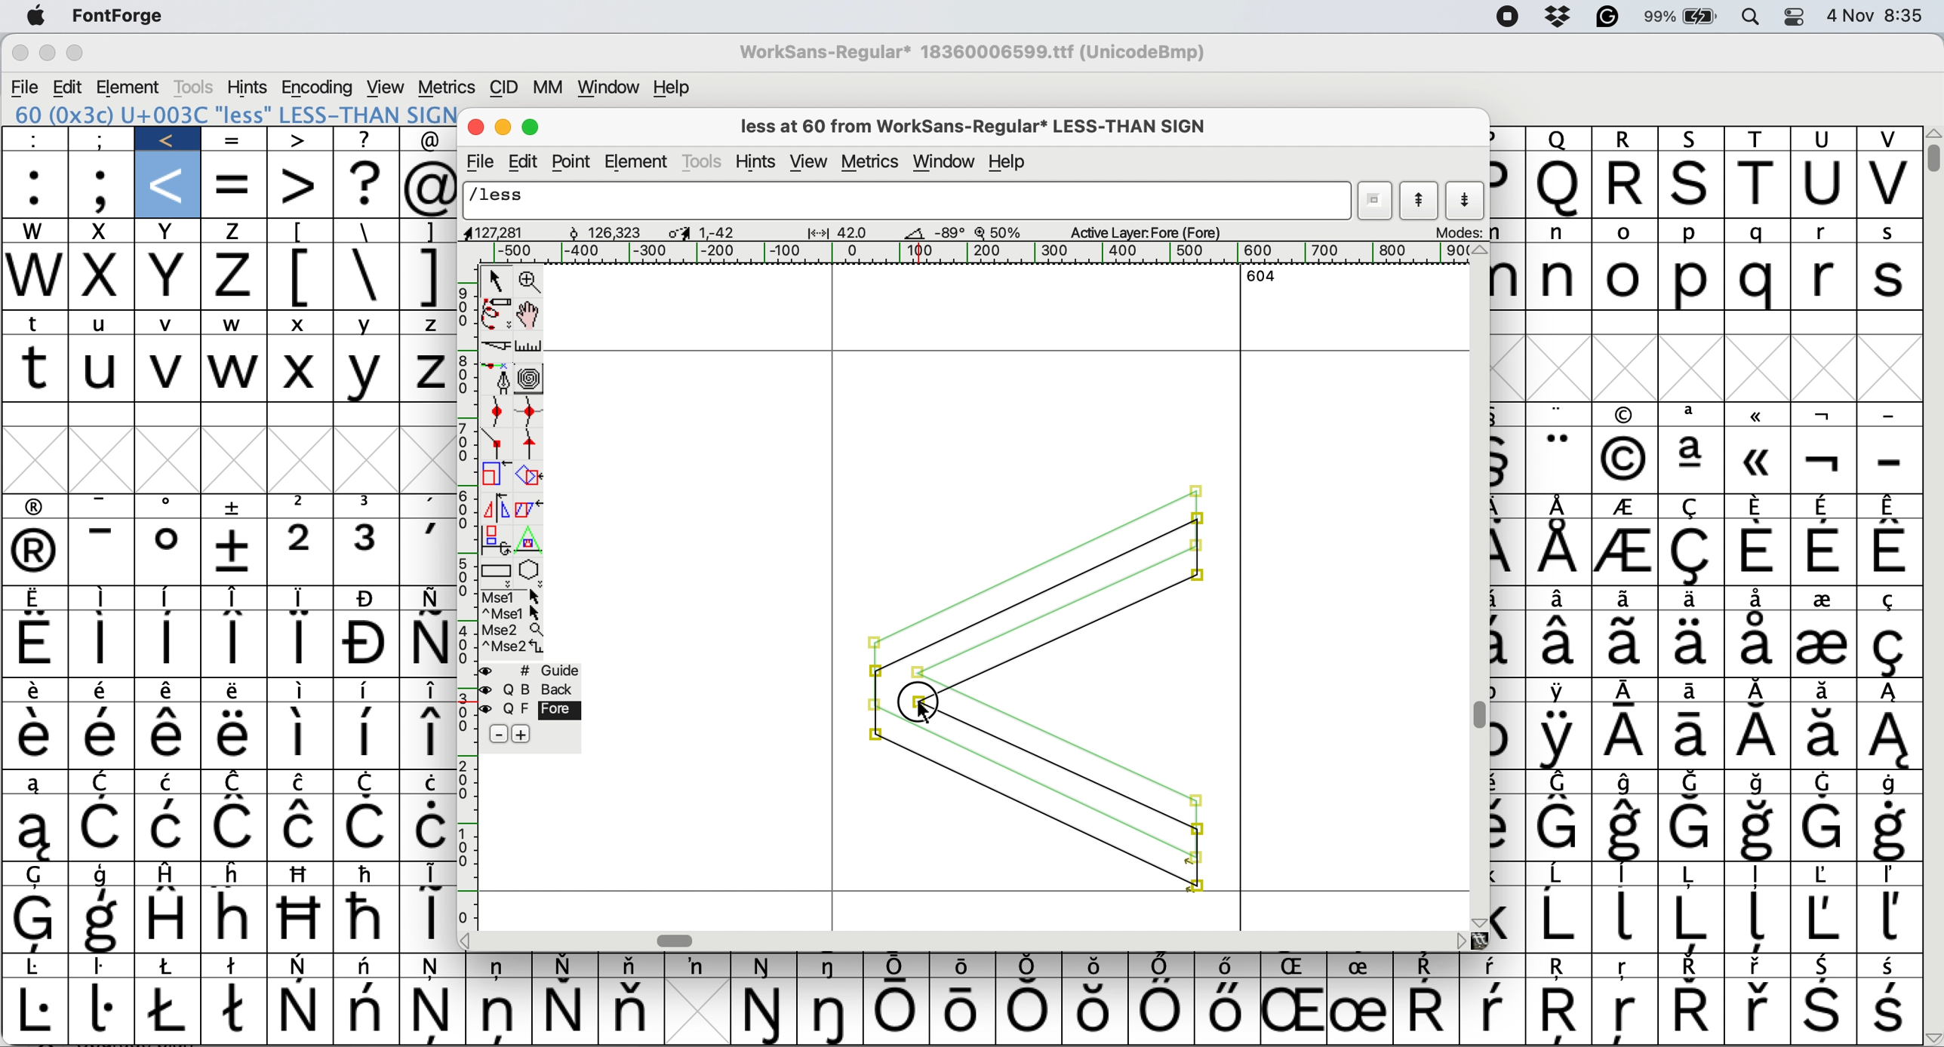 This screenshot has width=1944, height=1047. I want to click on show previous letter, so click(1420, 201).